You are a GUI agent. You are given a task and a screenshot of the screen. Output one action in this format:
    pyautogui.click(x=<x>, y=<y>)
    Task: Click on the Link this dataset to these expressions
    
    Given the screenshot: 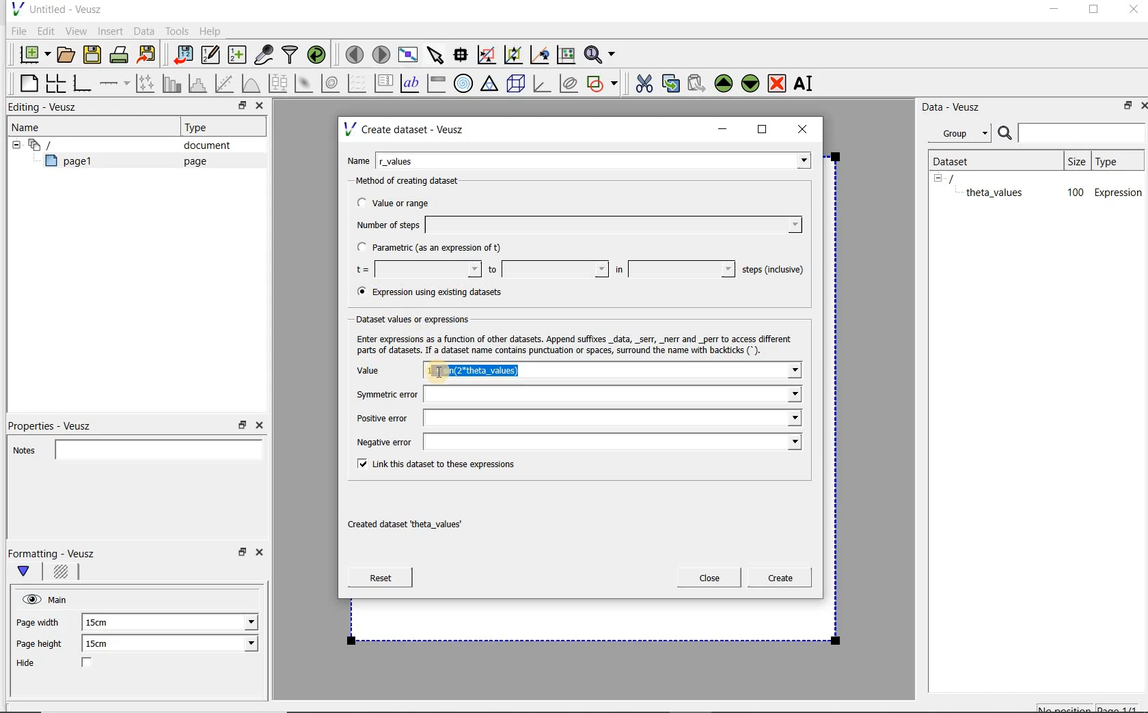 What is the action you would take?
    pyautogui.click(x=433, y=463)
    